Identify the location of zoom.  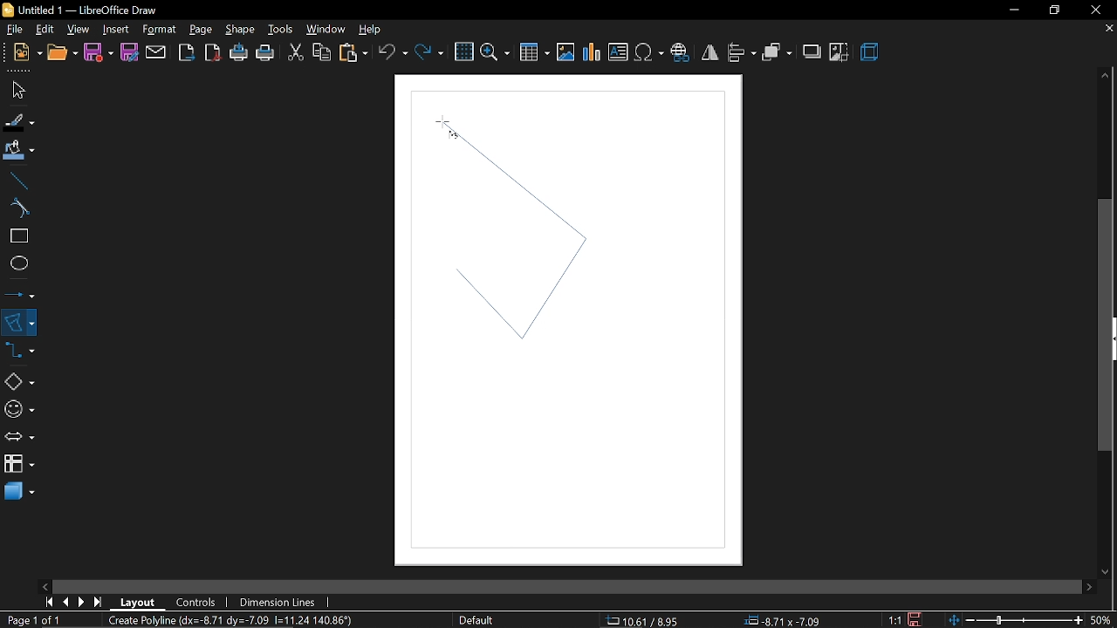
(497, 51).